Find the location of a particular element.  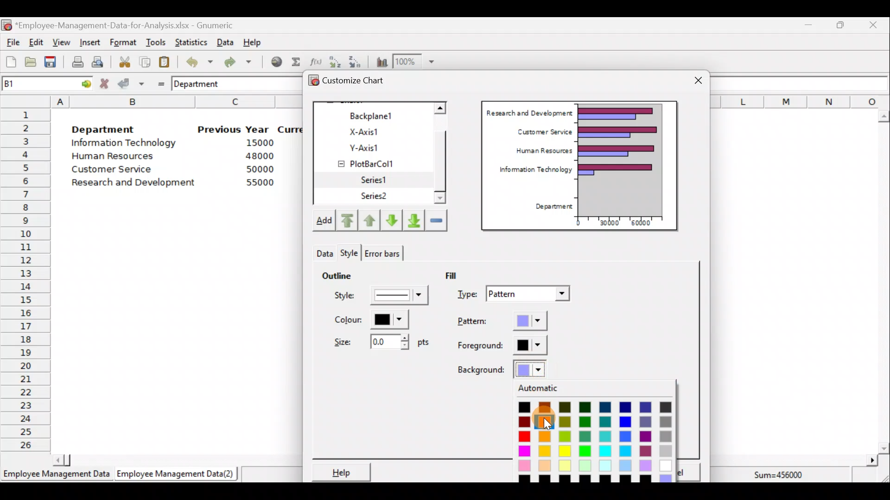

Foreground is located at coordinates (503, 346).